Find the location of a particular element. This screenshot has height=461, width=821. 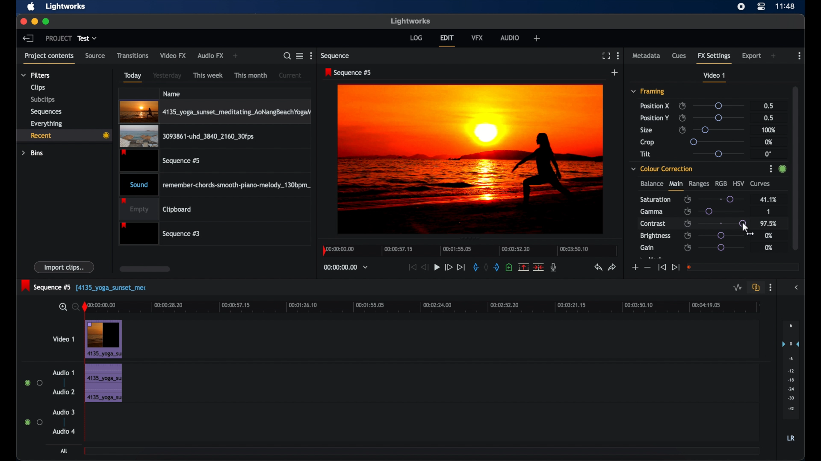

audio 2 is located at coordinates (63, 392).